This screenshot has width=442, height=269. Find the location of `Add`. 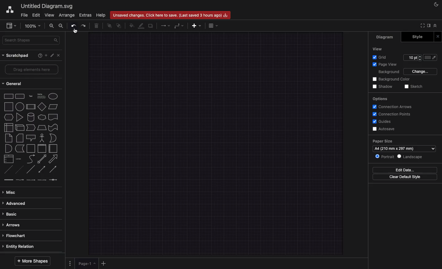

Add is located at coordinates (45, 56).